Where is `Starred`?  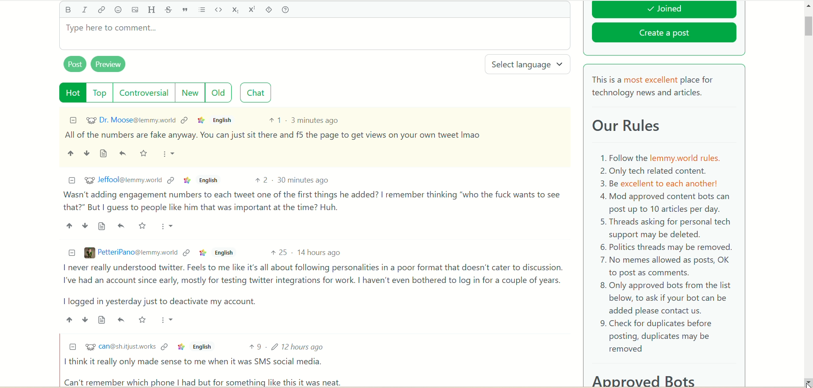 Starred is located at coordinates (143, 319).